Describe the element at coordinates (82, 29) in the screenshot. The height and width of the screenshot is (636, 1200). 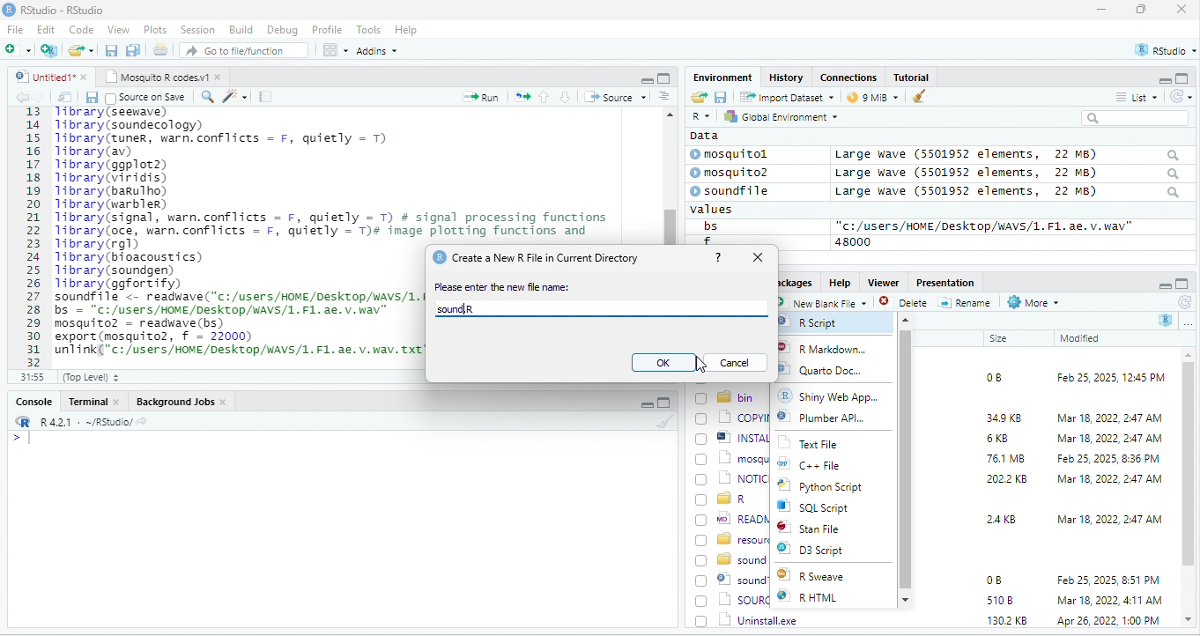
I see `Code` at that location.